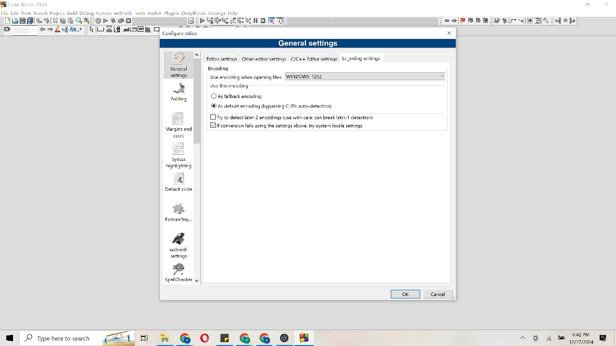 Image resolution: width=616 pixels, height=346 pixels. What do you see at coordinates (171, 13) in the screenshot?
I see `Plugins` at bounding box center [171, 13].